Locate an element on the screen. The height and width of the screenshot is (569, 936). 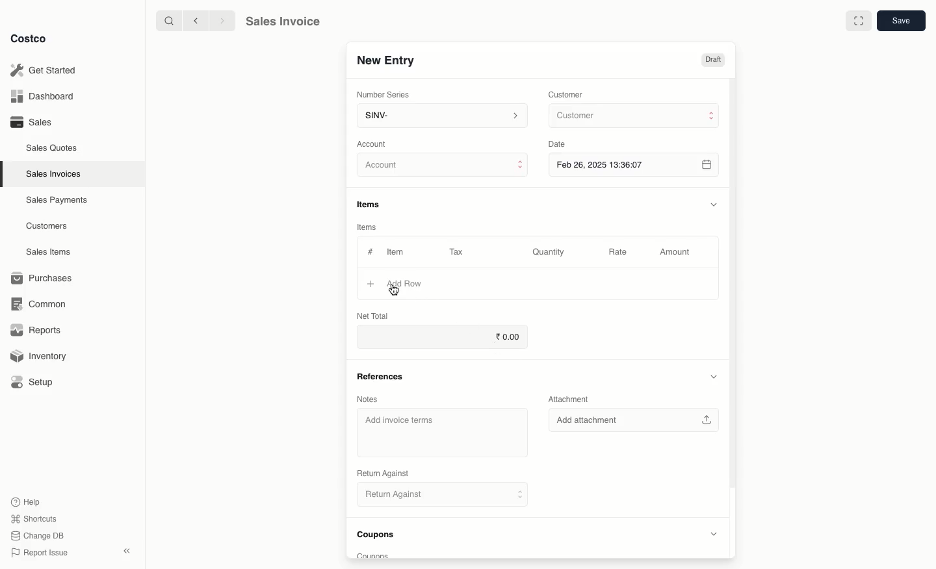
Shortcuts is located at coordinates (33, 519).